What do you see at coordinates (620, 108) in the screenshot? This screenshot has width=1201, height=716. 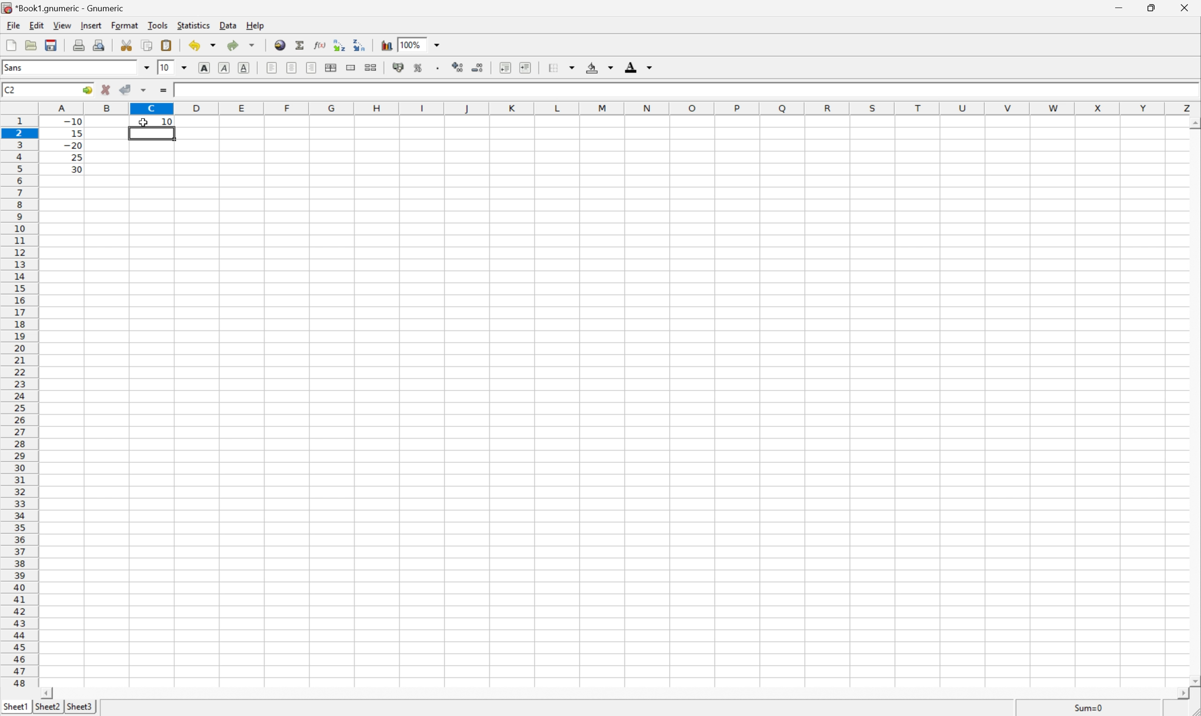 I see `Column names` at bounding box center [620, 108].